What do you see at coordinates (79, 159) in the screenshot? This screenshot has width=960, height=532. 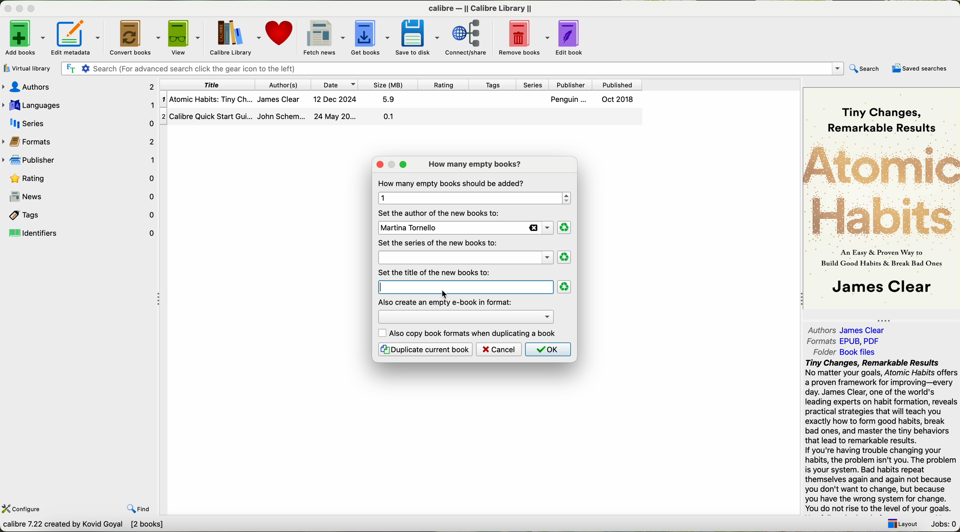 I see `publisher` at bounding box center [79, 159].